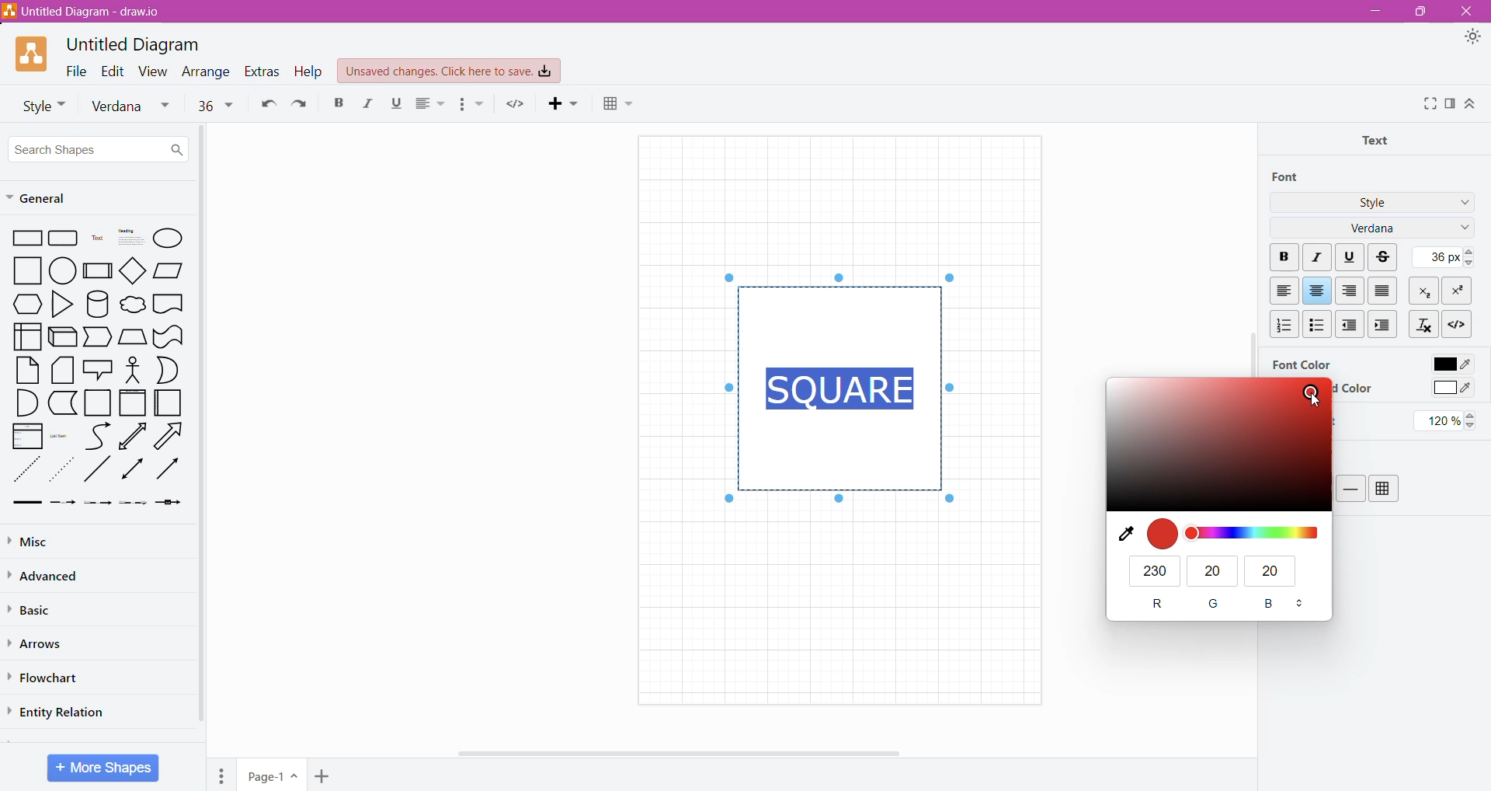 The height and width of the screenshot is (791, 1491). I want to click on G, so click(1215, 604).